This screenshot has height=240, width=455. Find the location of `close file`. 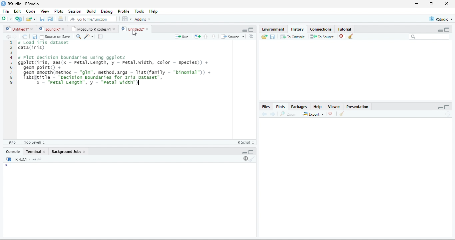

close file is located at coordinates (342, 37).